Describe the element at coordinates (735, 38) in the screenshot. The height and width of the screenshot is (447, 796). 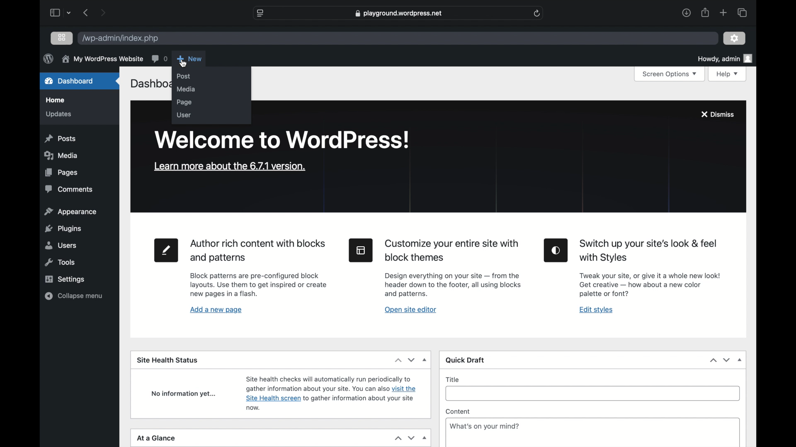
I see `settings` at that location.